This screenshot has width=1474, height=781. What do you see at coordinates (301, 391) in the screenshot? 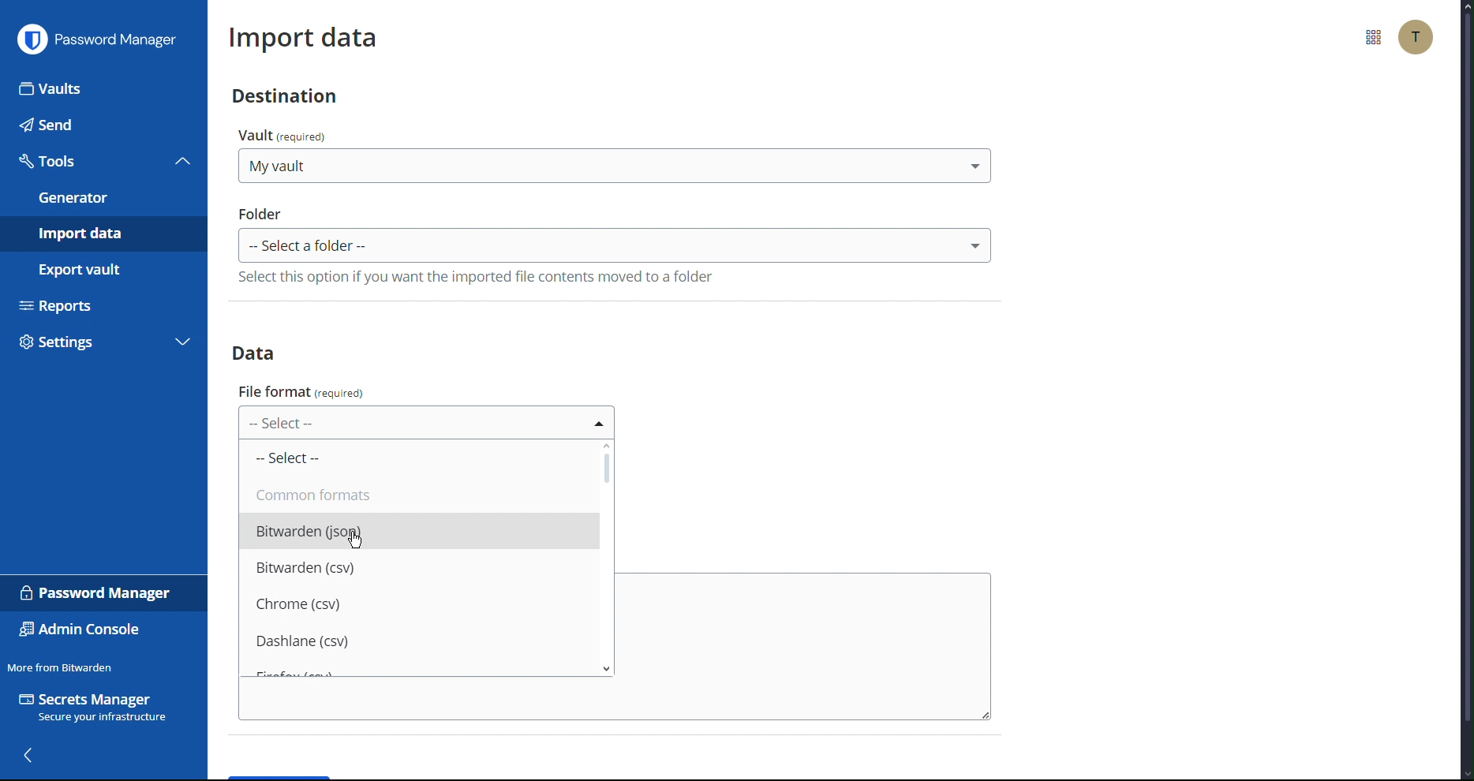
I see `file format` at bounding box center [301, 391].